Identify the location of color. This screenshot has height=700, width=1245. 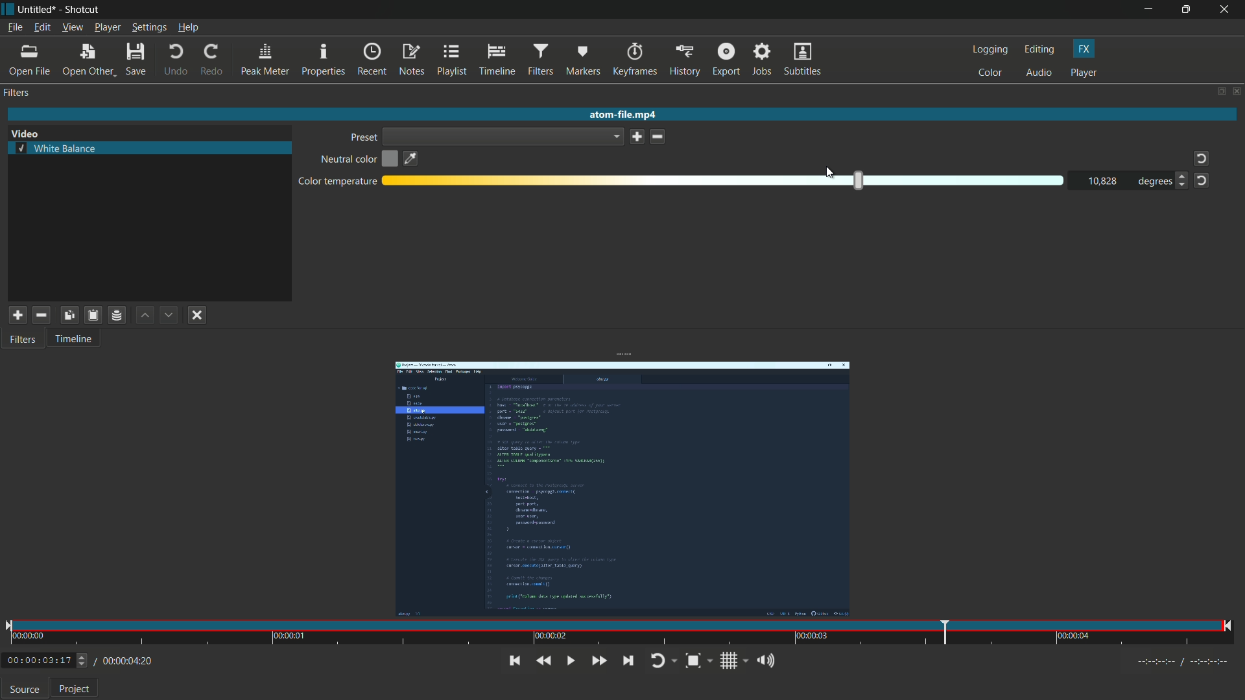
(990, 73).